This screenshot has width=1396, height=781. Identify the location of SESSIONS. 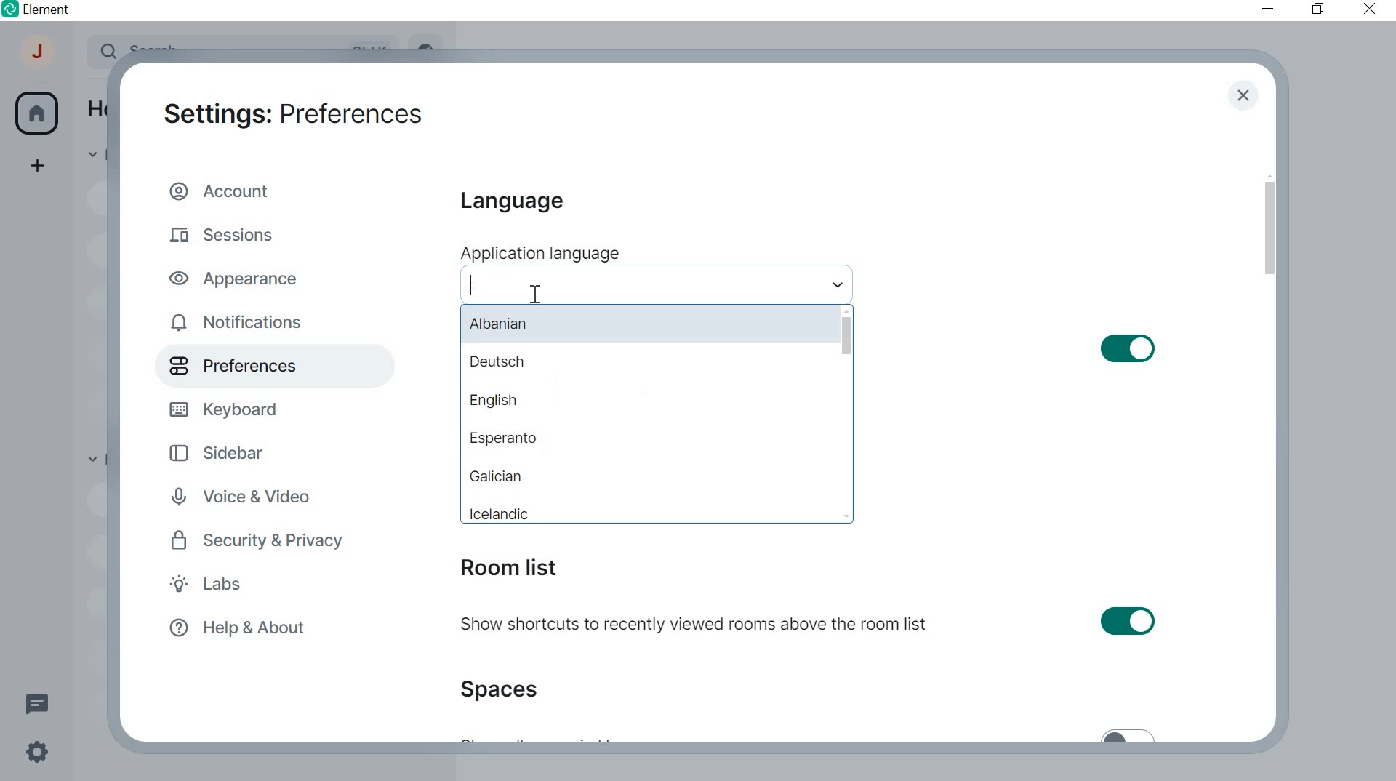
(227, 232).